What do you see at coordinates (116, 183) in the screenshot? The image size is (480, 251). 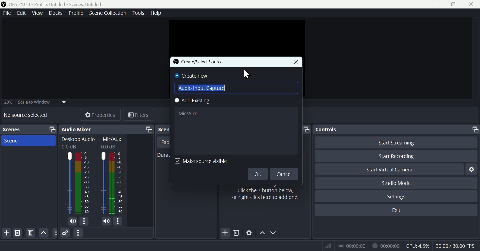 I see `Mic/Aux` at bounding box center [116, 183].